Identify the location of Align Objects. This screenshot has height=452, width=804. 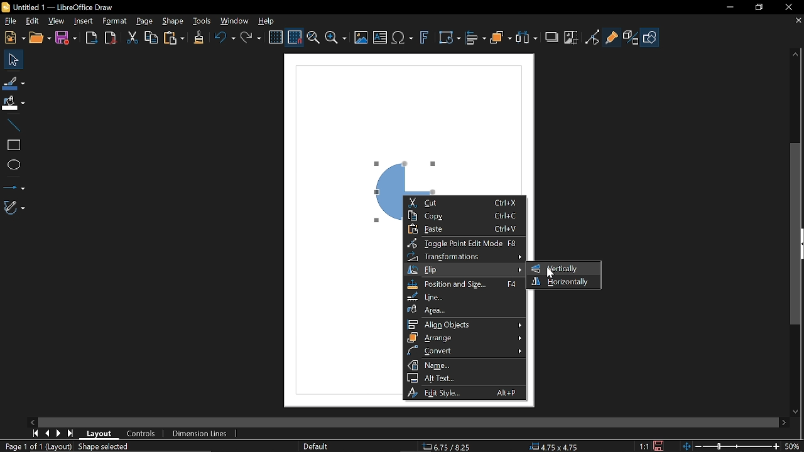
(464, 324).